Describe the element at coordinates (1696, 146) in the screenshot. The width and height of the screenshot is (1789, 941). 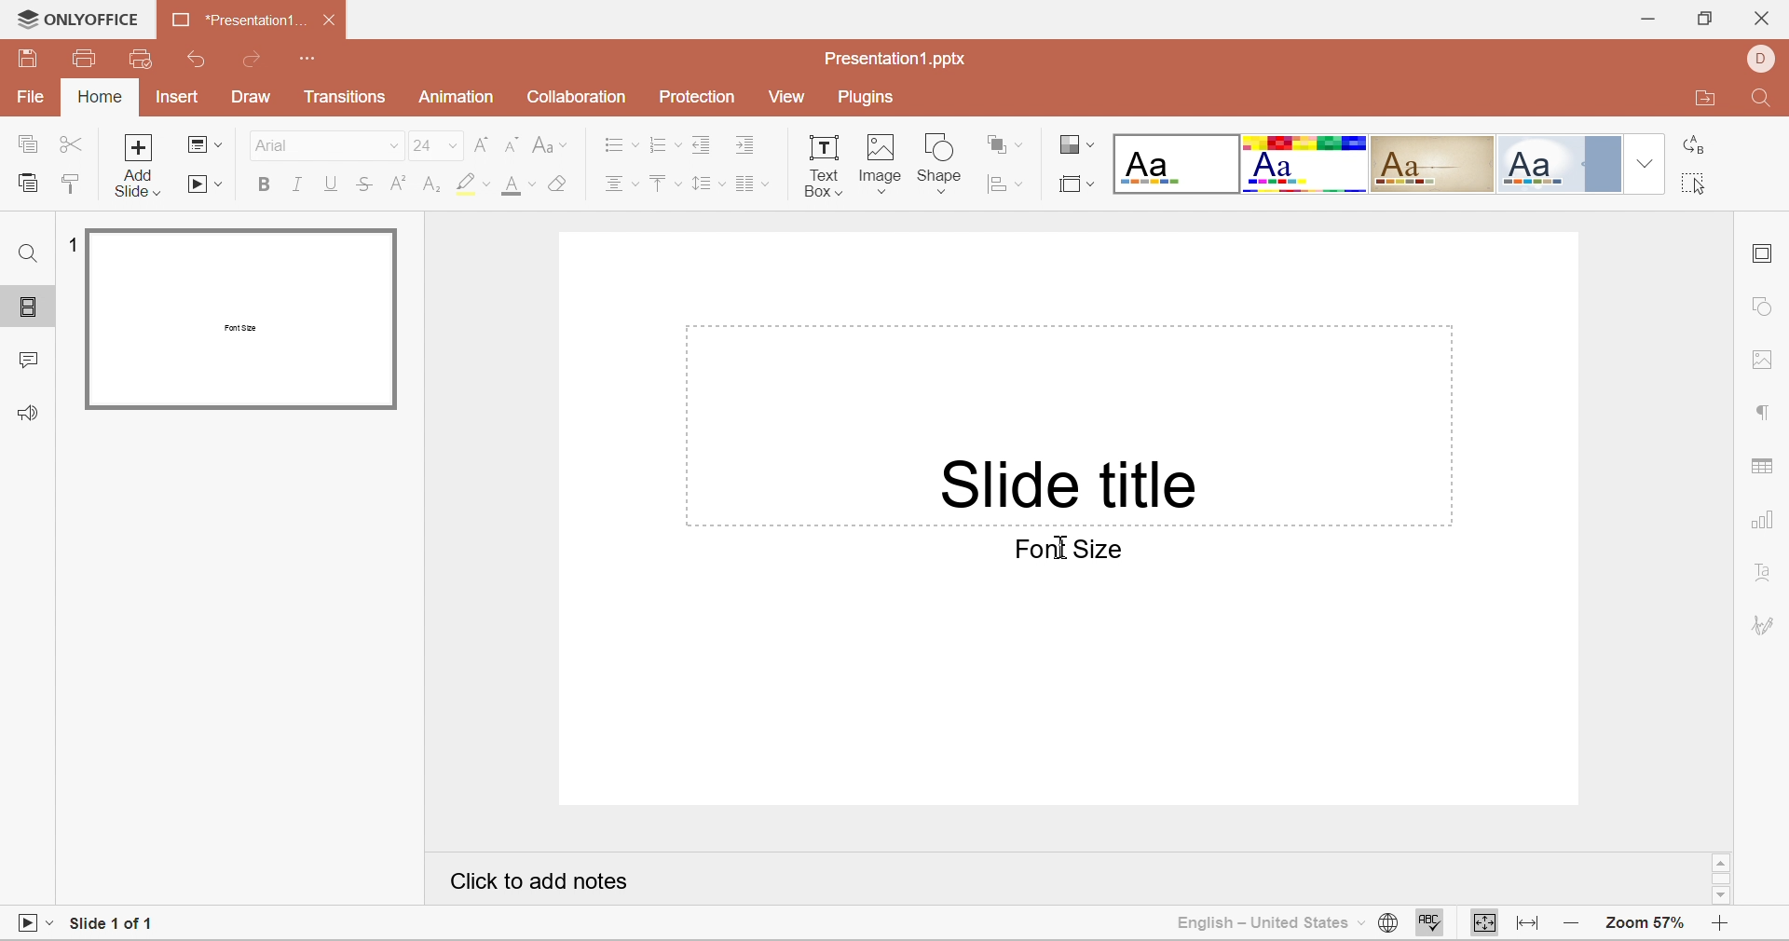
I see `Replace` at that location.